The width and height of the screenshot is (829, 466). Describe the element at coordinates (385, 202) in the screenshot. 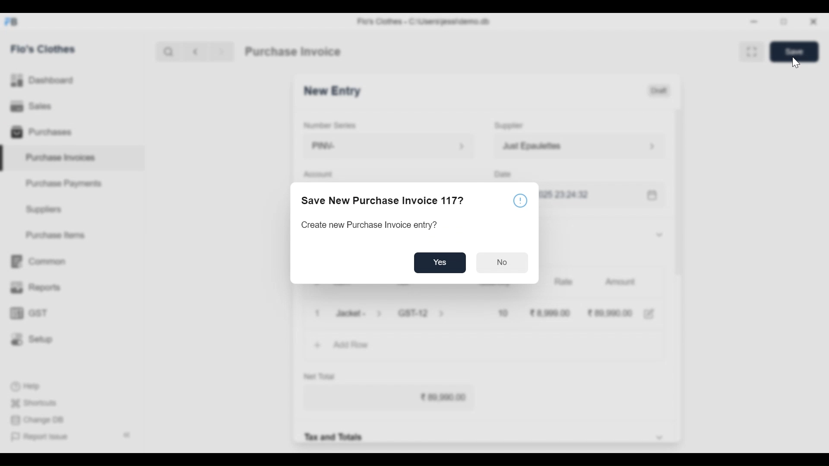

I see `Save New Purchase Invoice 117?` at that location.